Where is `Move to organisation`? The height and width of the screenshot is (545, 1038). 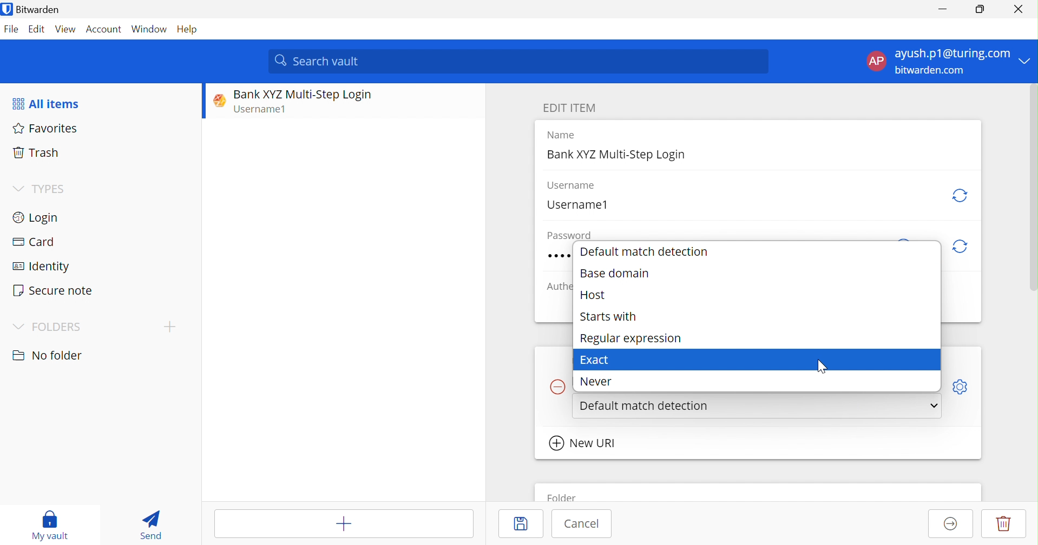
Move to organisation is located at coordinates (951, 524).